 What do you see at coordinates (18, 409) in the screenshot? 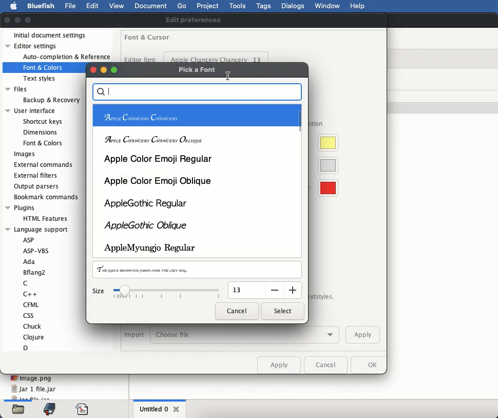
I see `files` at bounding box center [18, 409].